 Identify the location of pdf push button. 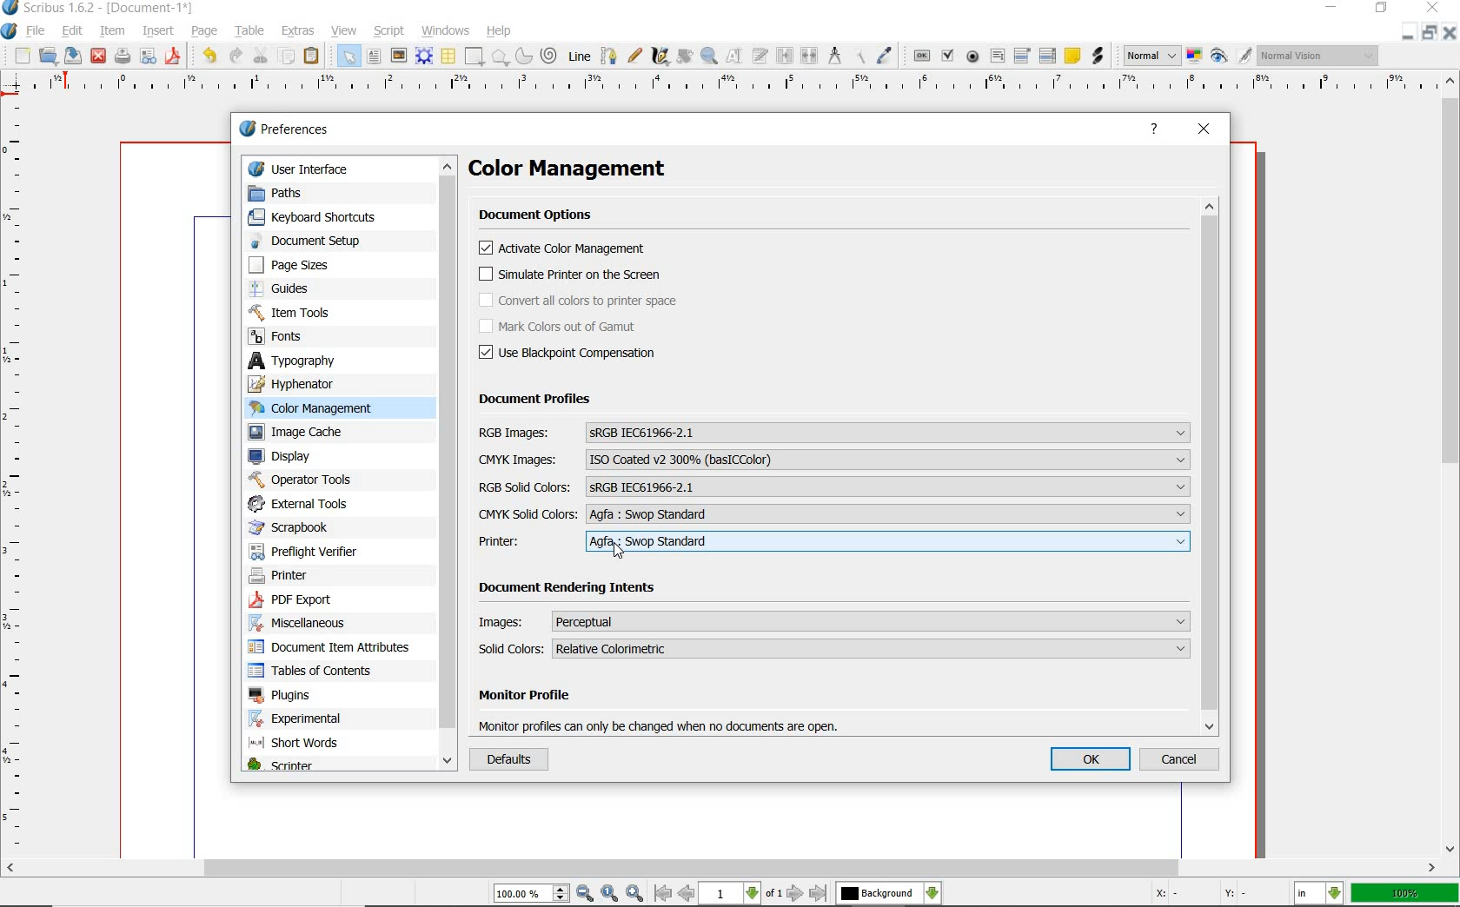
(920, 56).